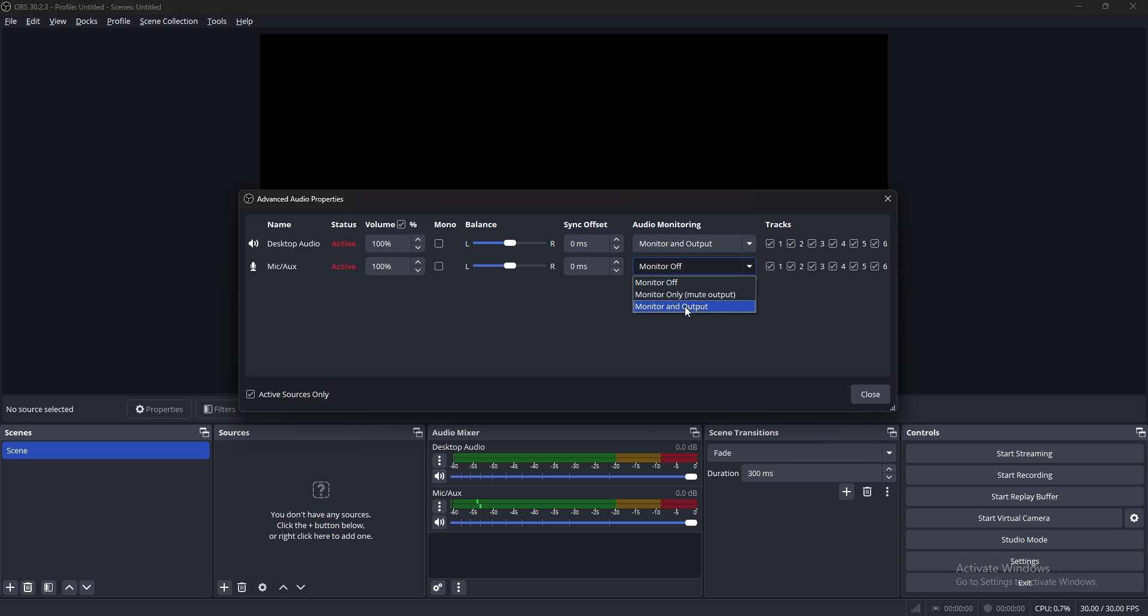  What do you see at coordinates (439, 507) in the screenshot?
I see `options` at bounding box center [439, 507].